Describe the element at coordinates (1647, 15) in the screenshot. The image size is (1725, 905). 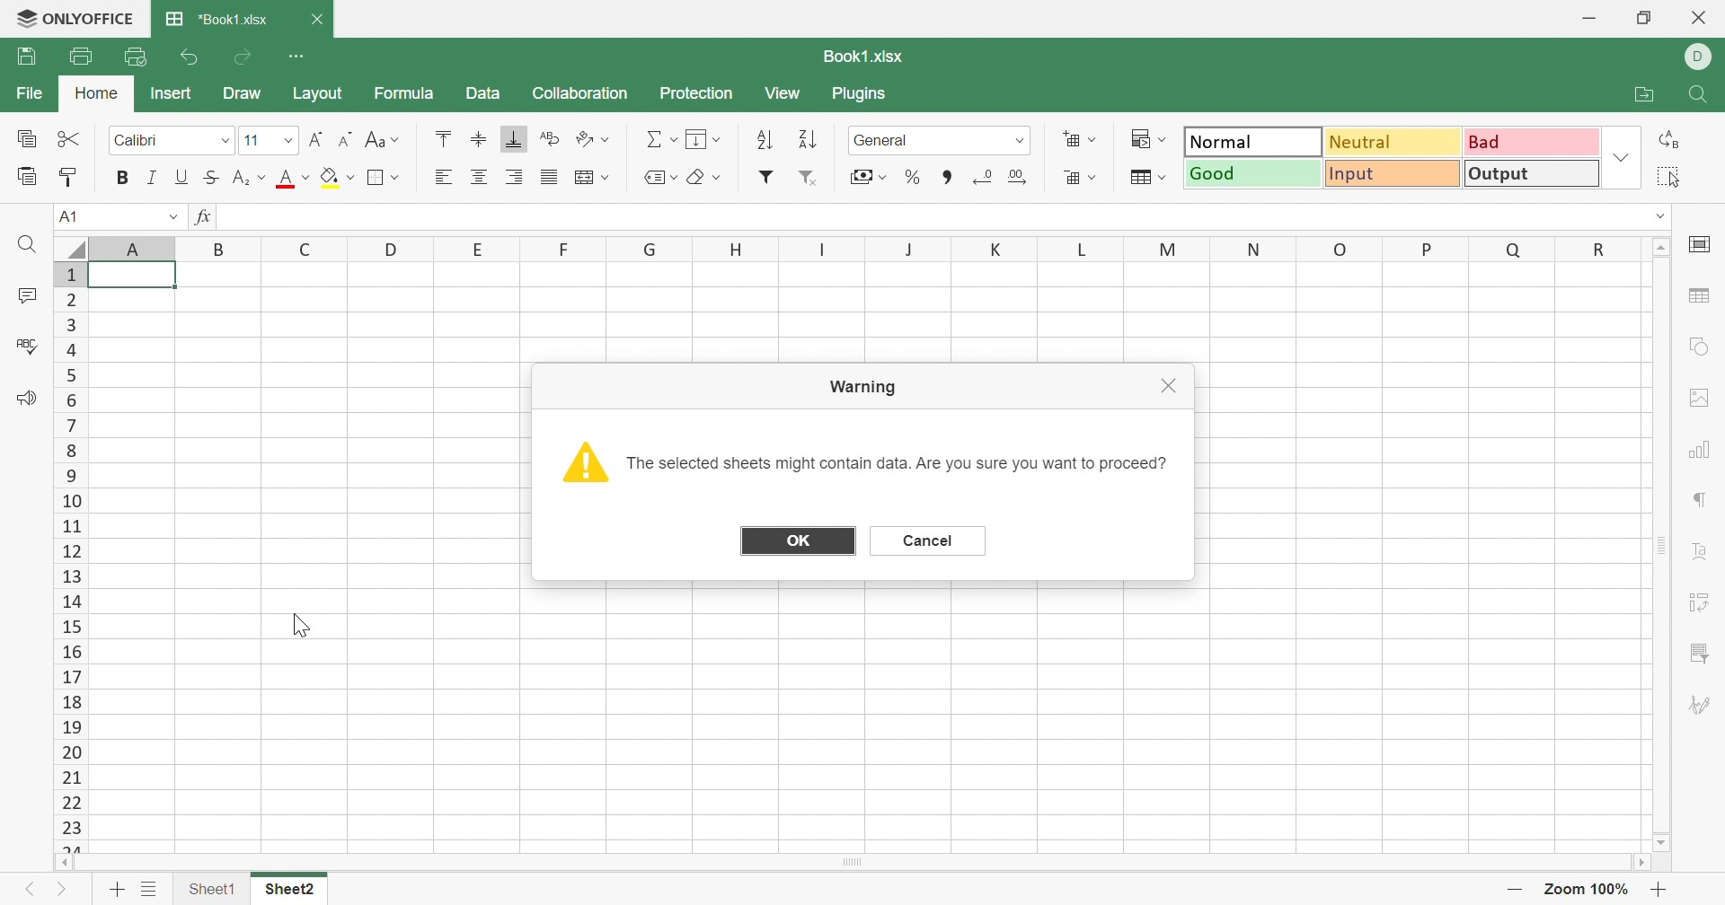
I see `Restore Down` at that location.